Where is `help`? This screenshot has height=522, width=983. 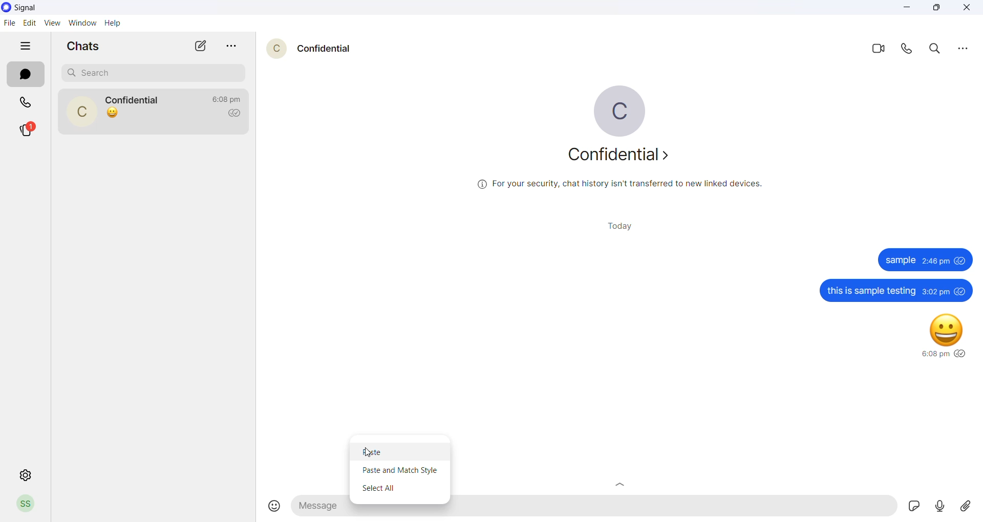 help is located at coordinates (115, 24).